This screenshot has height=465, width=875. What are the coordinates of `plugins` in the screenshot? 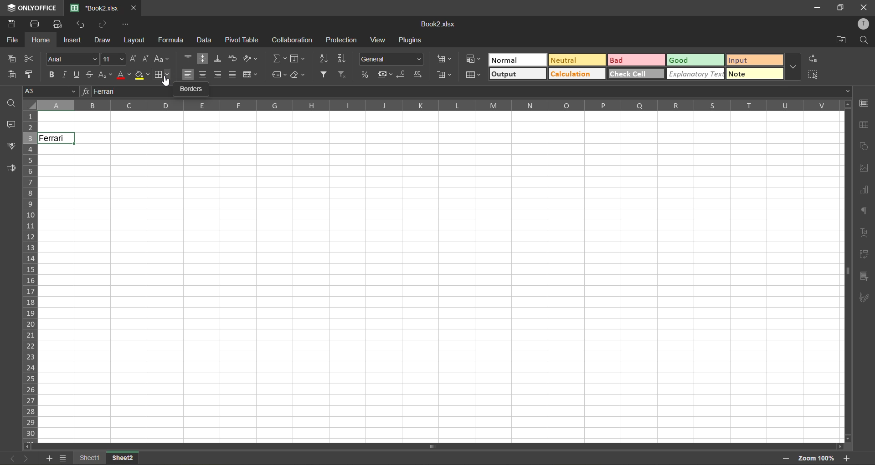 It's located at (412, 40).